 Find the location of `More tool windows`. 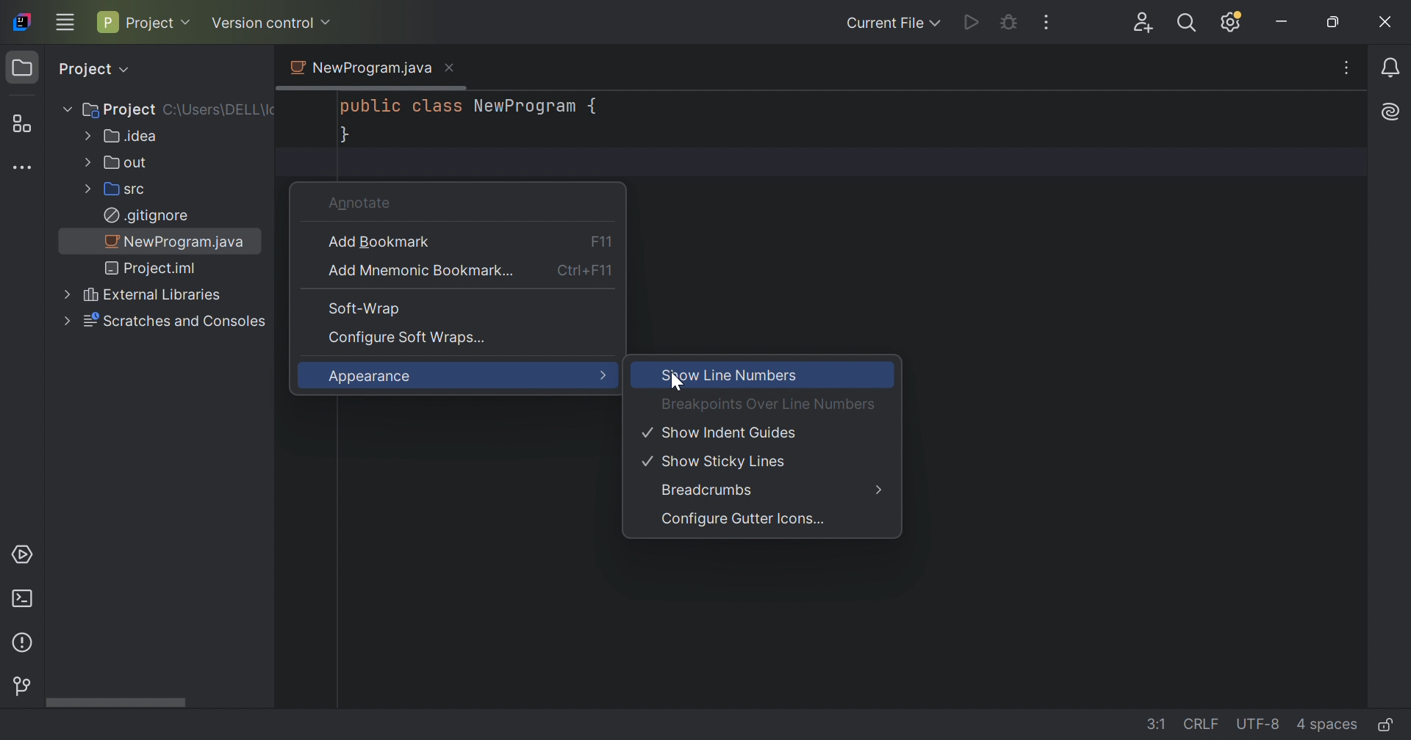

More tool windows is located at coordinates (23, 169).